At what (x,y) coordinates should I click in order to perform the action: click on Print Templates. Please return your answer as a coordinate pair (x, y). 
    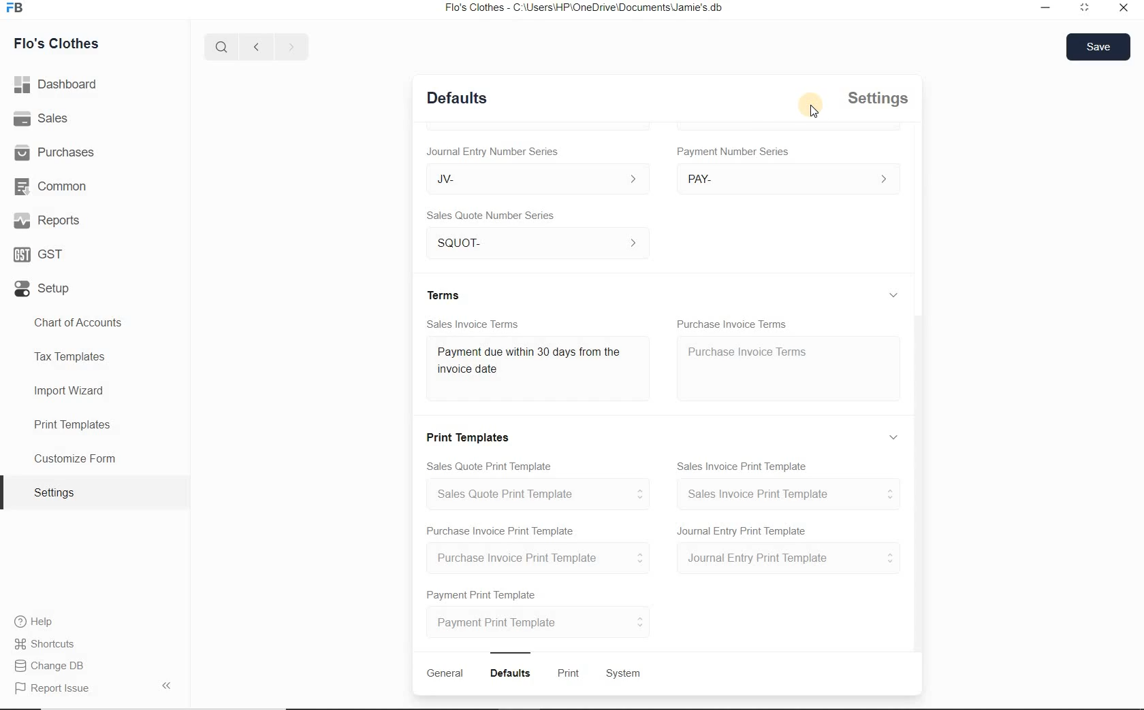
    Looking at the image, I should click on (466, 437).